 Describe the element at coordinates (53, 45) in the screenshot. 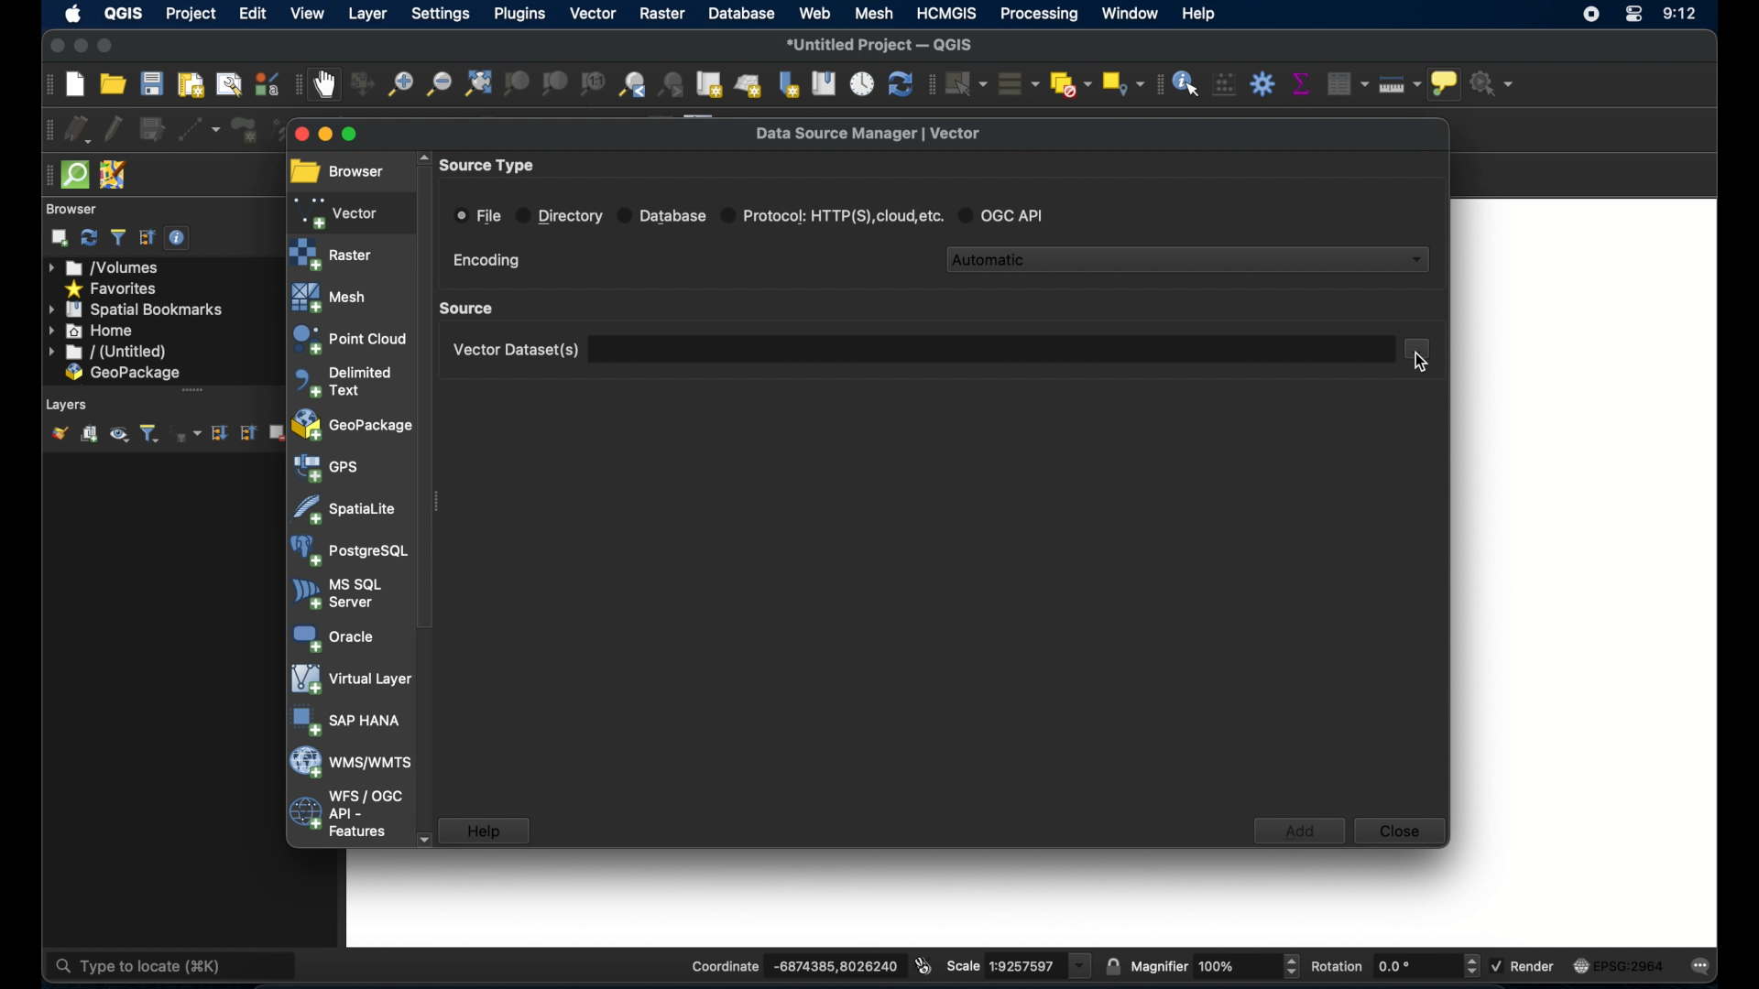

I see `close` at that location.